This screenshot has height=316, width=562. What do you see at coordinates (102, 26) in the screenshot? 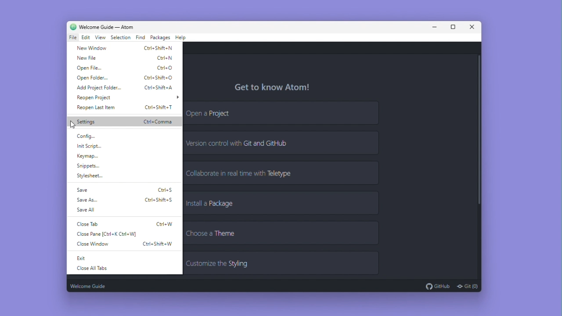
I see `Welcome guide - Atom` at bounding box center [102, 26].